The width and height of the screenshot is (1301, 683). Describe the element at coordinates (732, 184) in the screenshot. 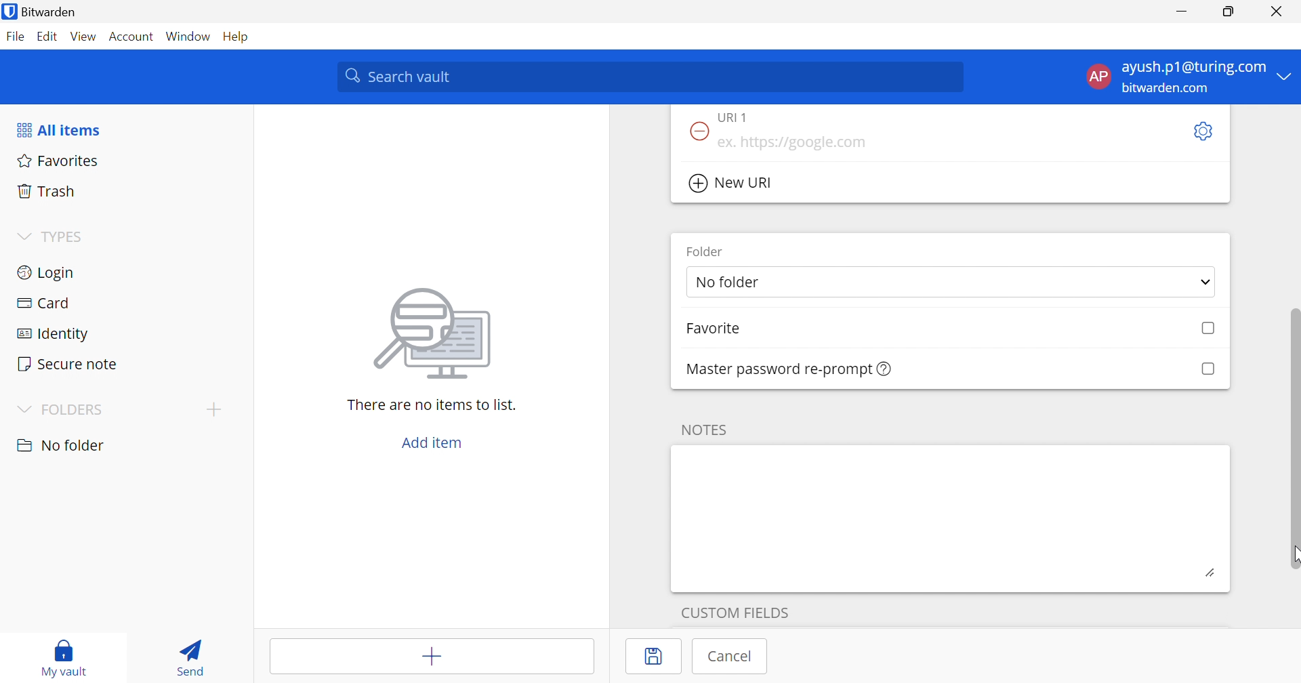

I see `New URI` at that location.